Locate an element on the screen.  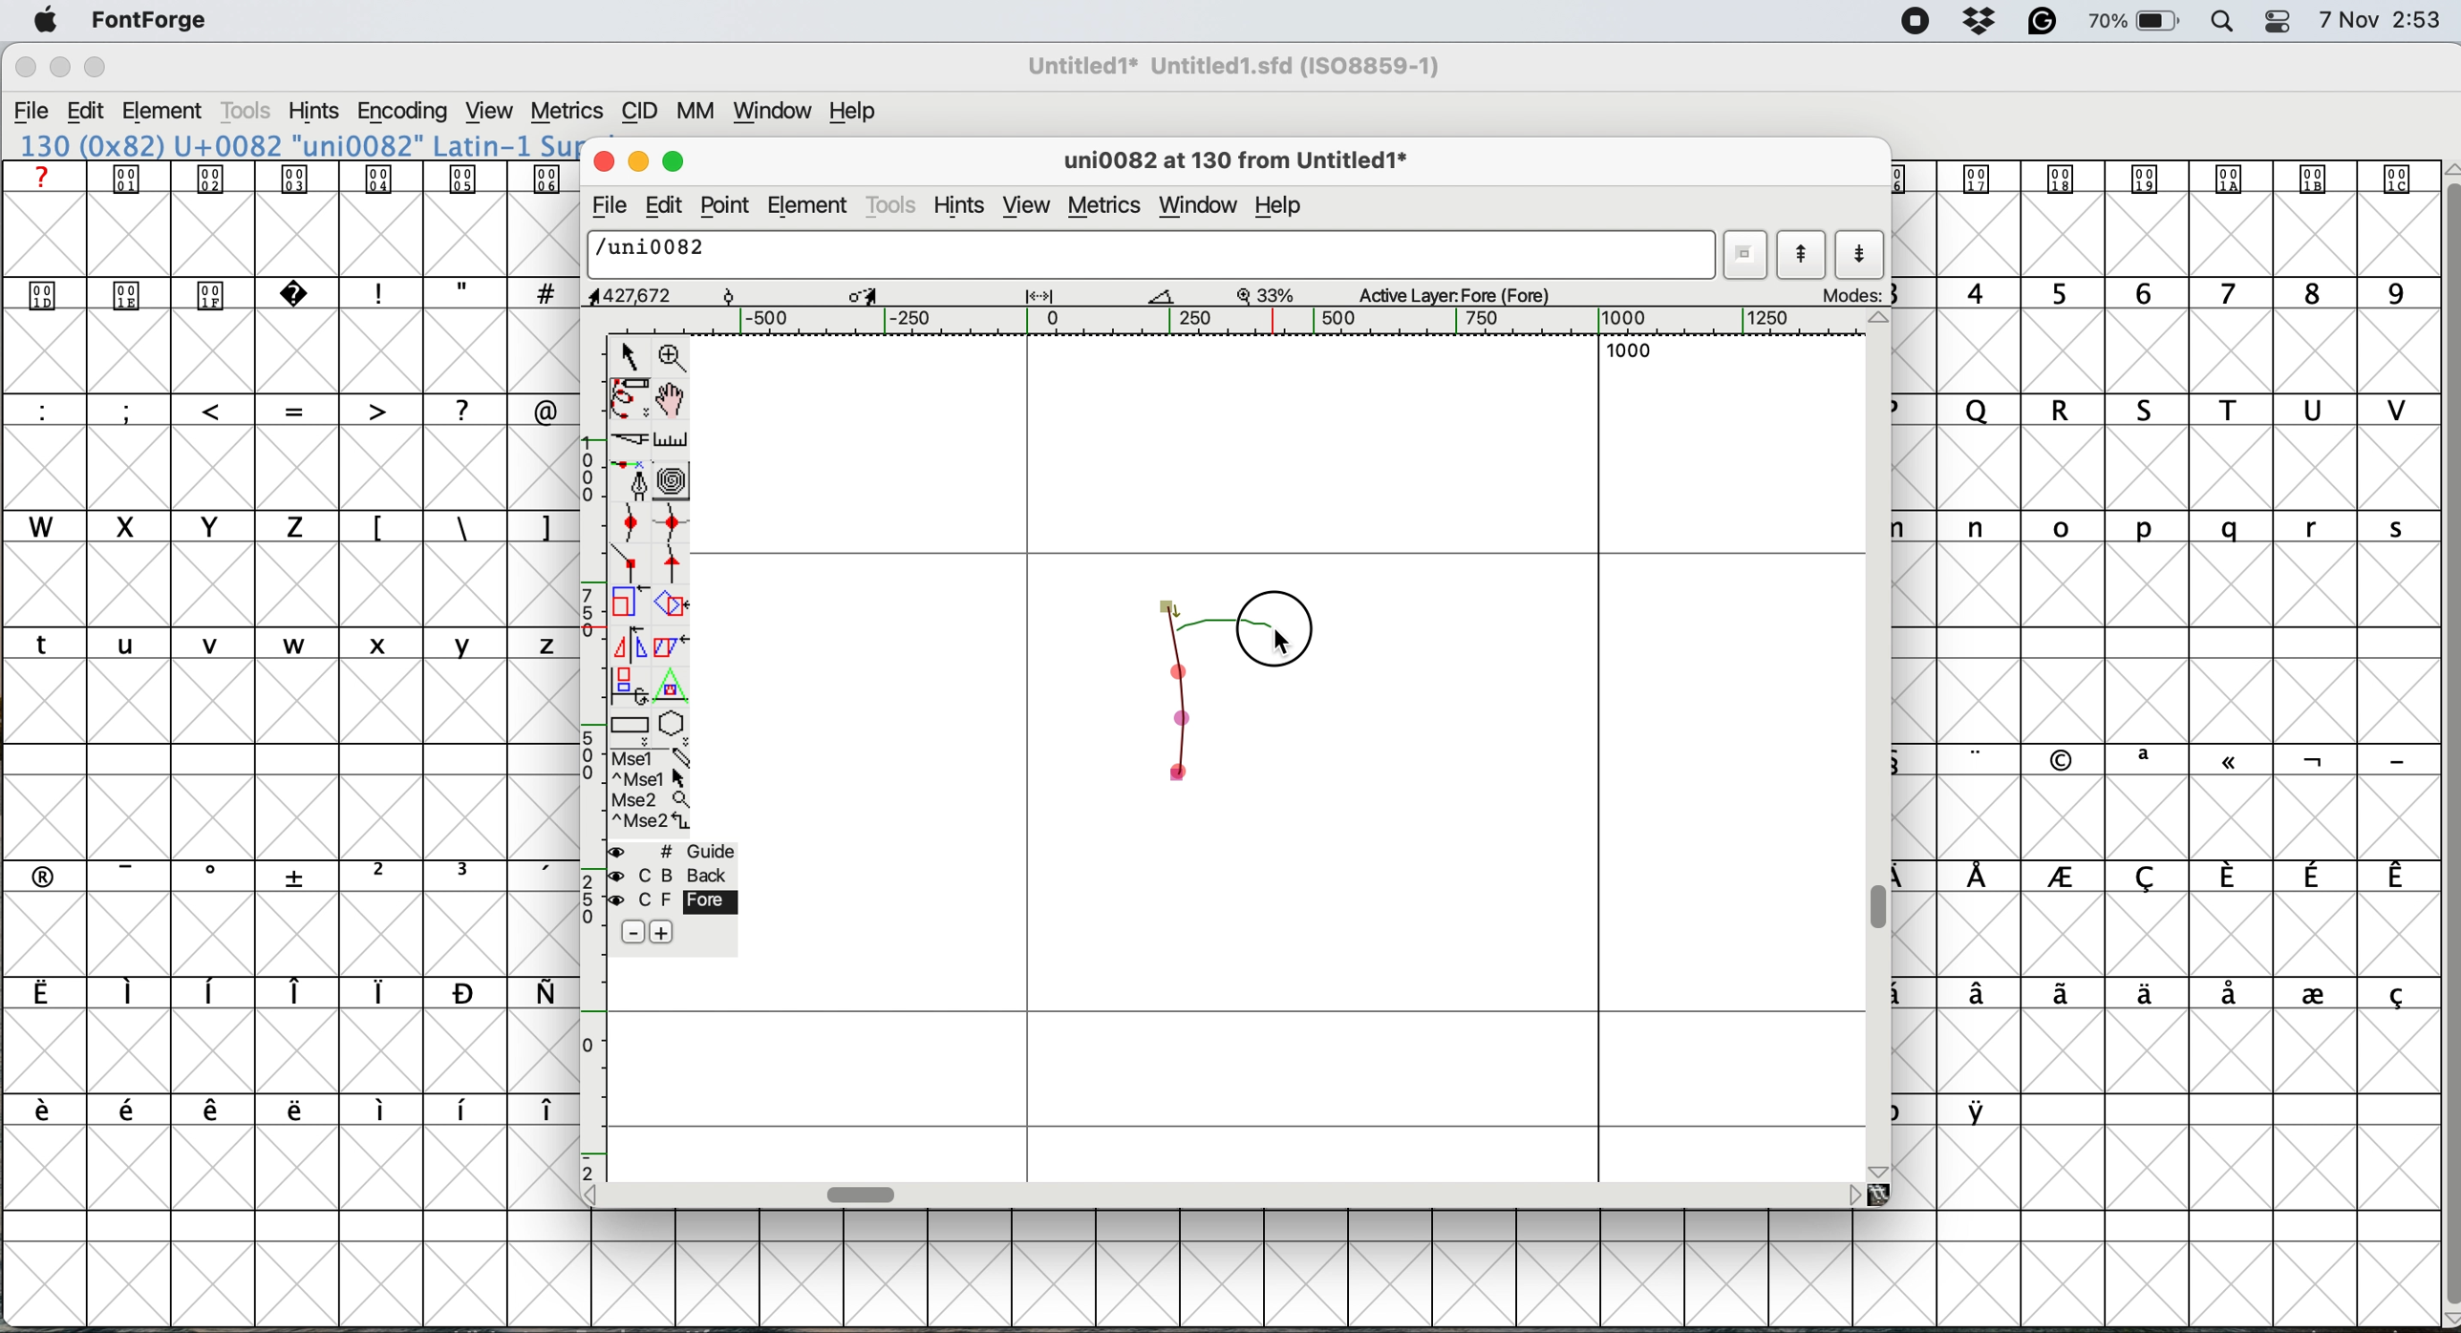
minimise is located at coordinates (54, 71).